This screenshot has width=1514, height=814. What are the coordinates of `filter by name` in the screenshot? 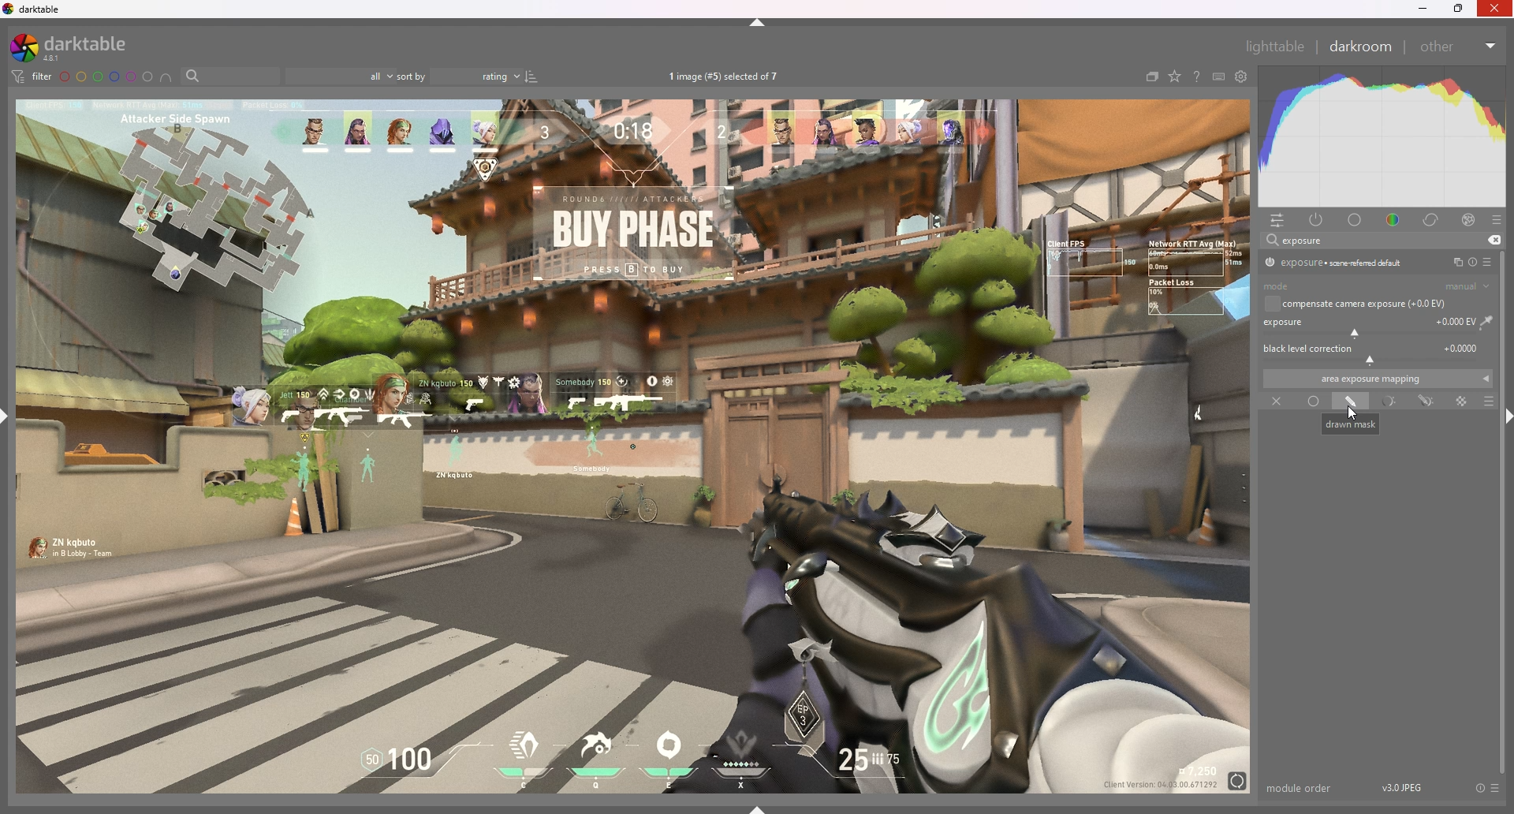 It's located at (230, 75).